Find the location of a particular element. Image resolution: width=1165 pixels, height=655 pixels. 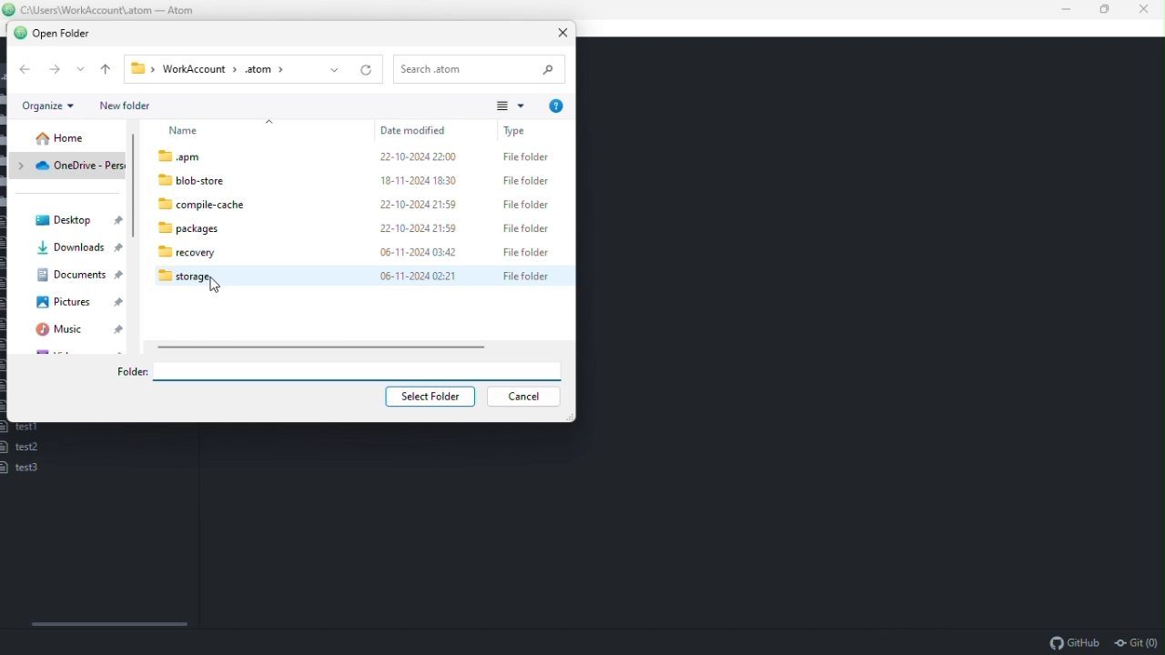

moue on storage is located at coordinates (358, 276).